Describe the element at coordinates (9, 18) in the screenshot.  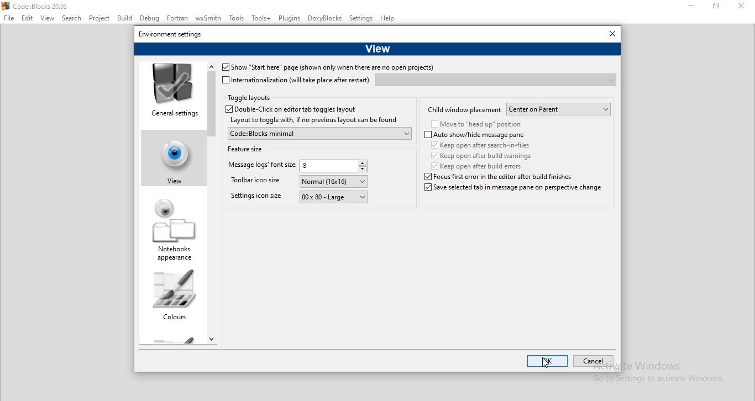
I see `File ` at that location.